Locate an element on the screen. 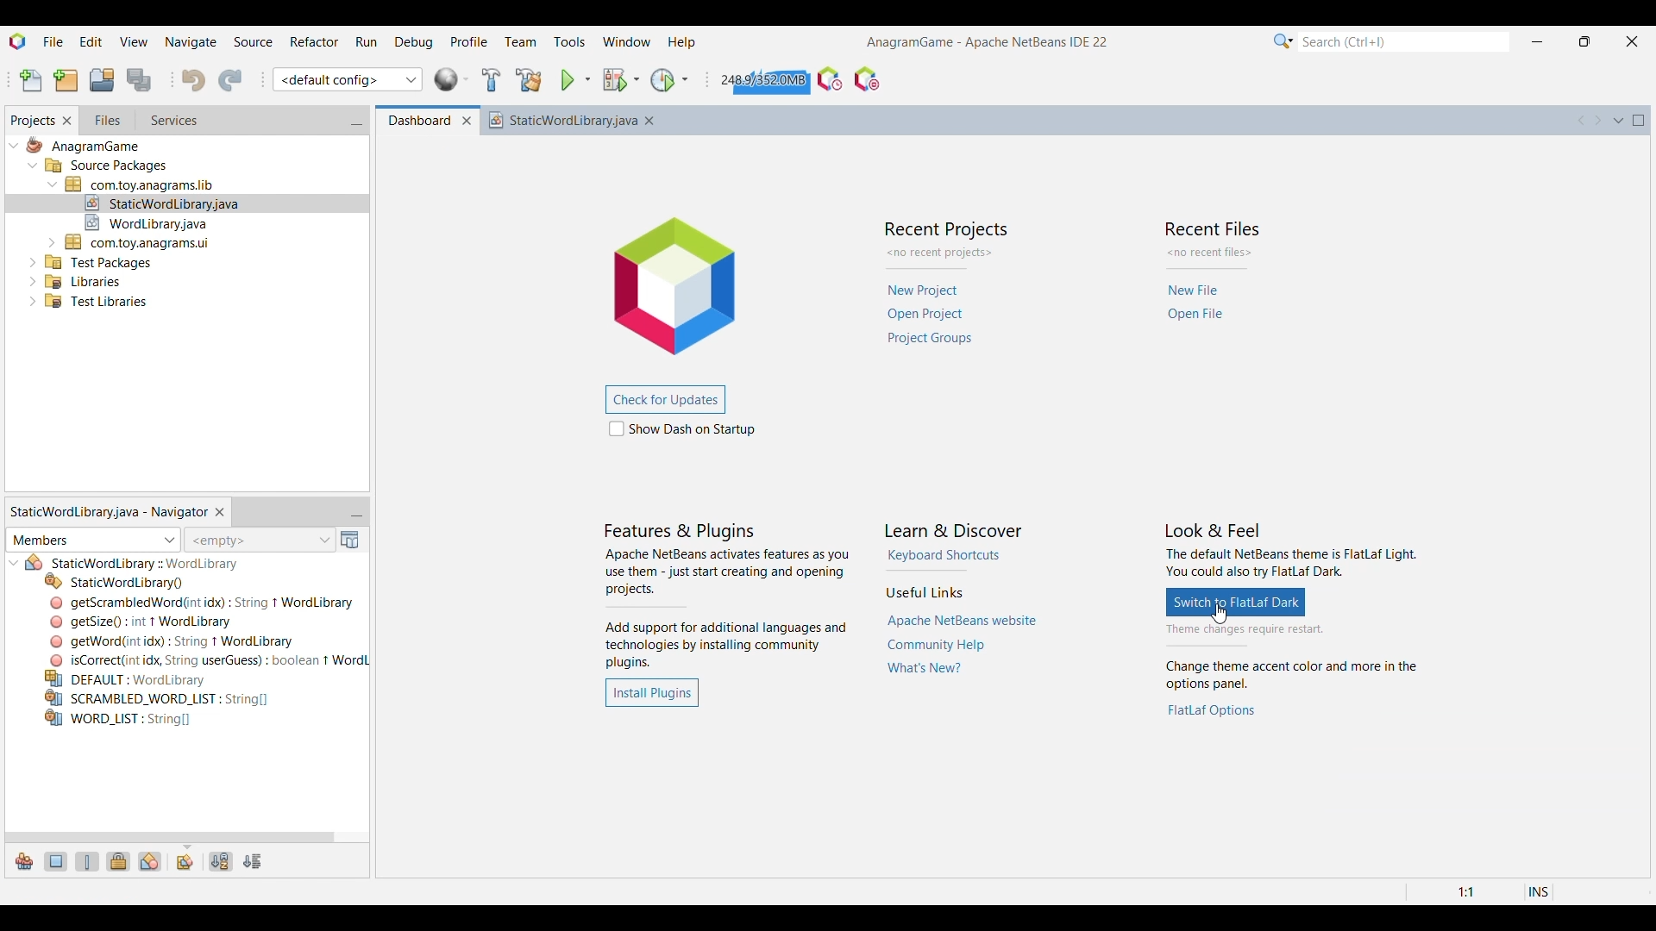 Image resolution: width=1656 pixels, height=931 pixels.  is located at coordinates (203, 603).